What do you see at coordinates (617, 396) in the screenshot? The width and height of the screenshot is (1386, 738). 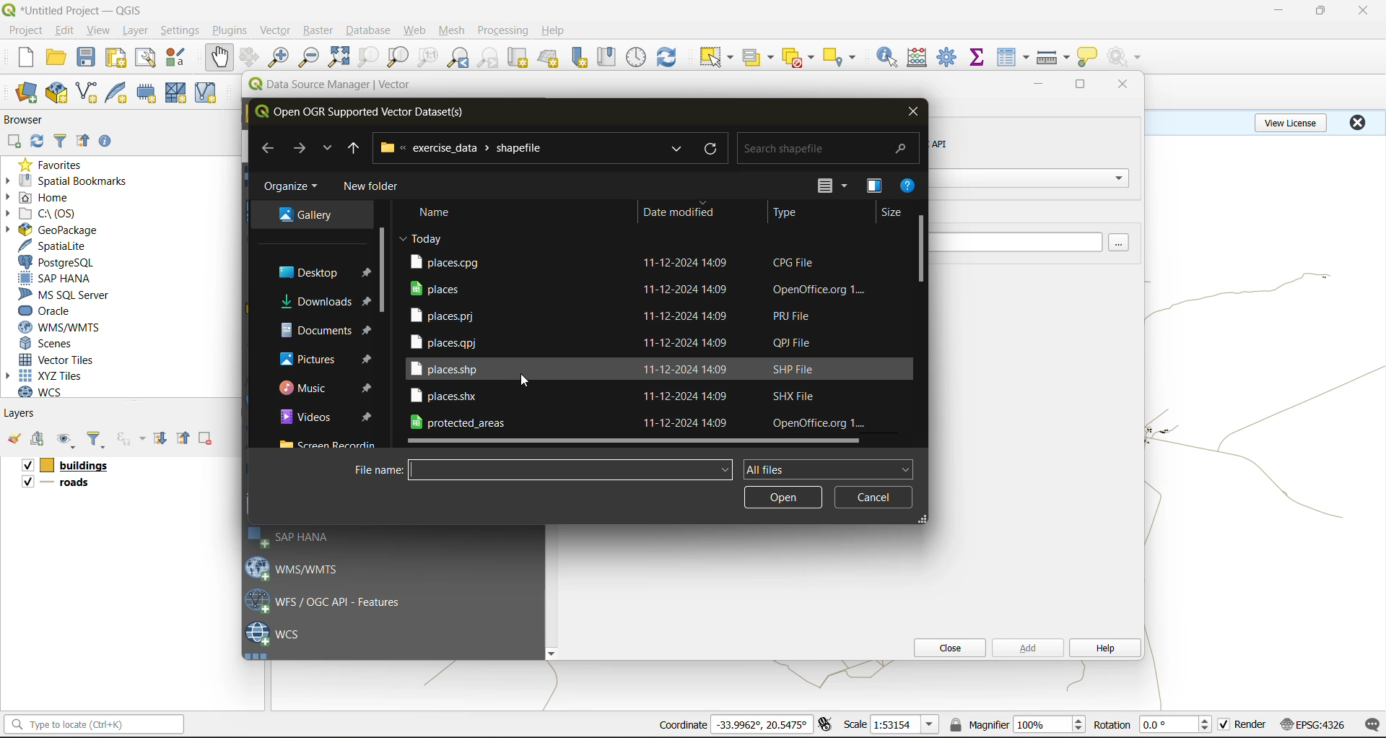 I see `file/folder names` at bounding box center [617, 396].